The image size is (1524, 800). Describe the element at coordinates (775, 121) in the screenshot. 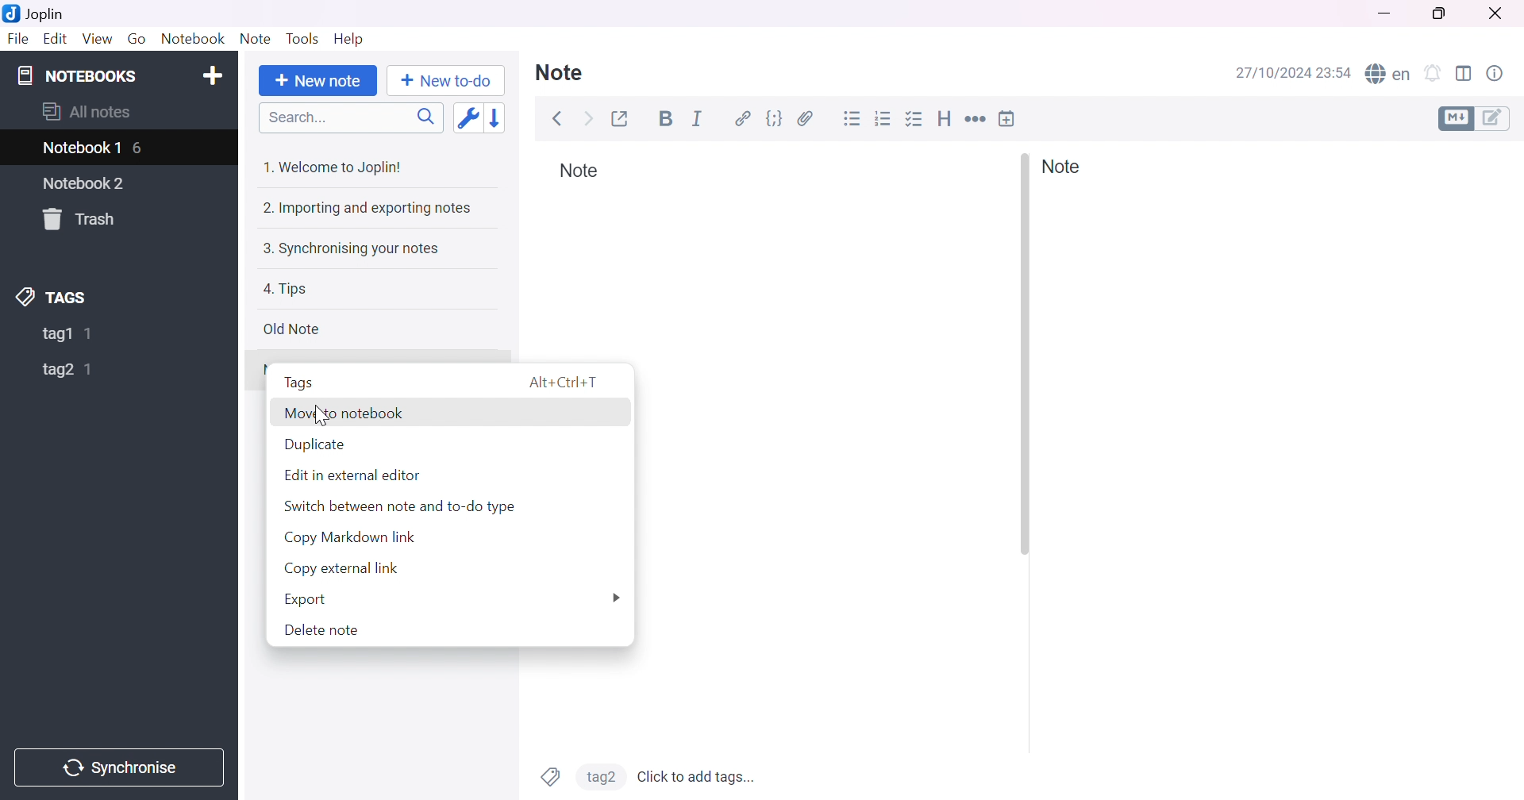

I see `Code` at that location.